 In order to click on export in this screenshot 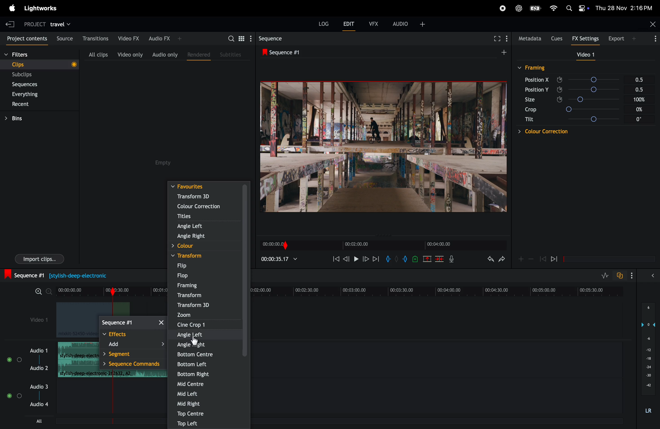, I will do `click(620, 38)`.